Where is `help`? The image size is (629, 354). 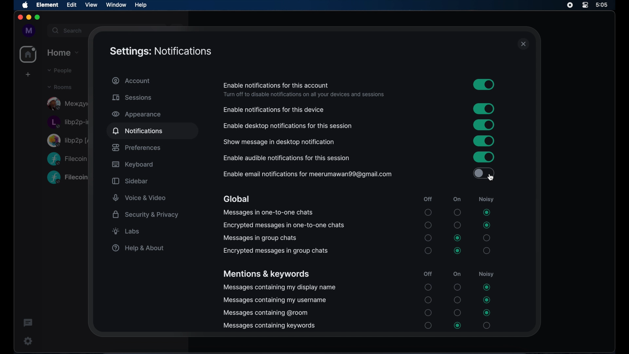
help is located at coordinates (141, 5).